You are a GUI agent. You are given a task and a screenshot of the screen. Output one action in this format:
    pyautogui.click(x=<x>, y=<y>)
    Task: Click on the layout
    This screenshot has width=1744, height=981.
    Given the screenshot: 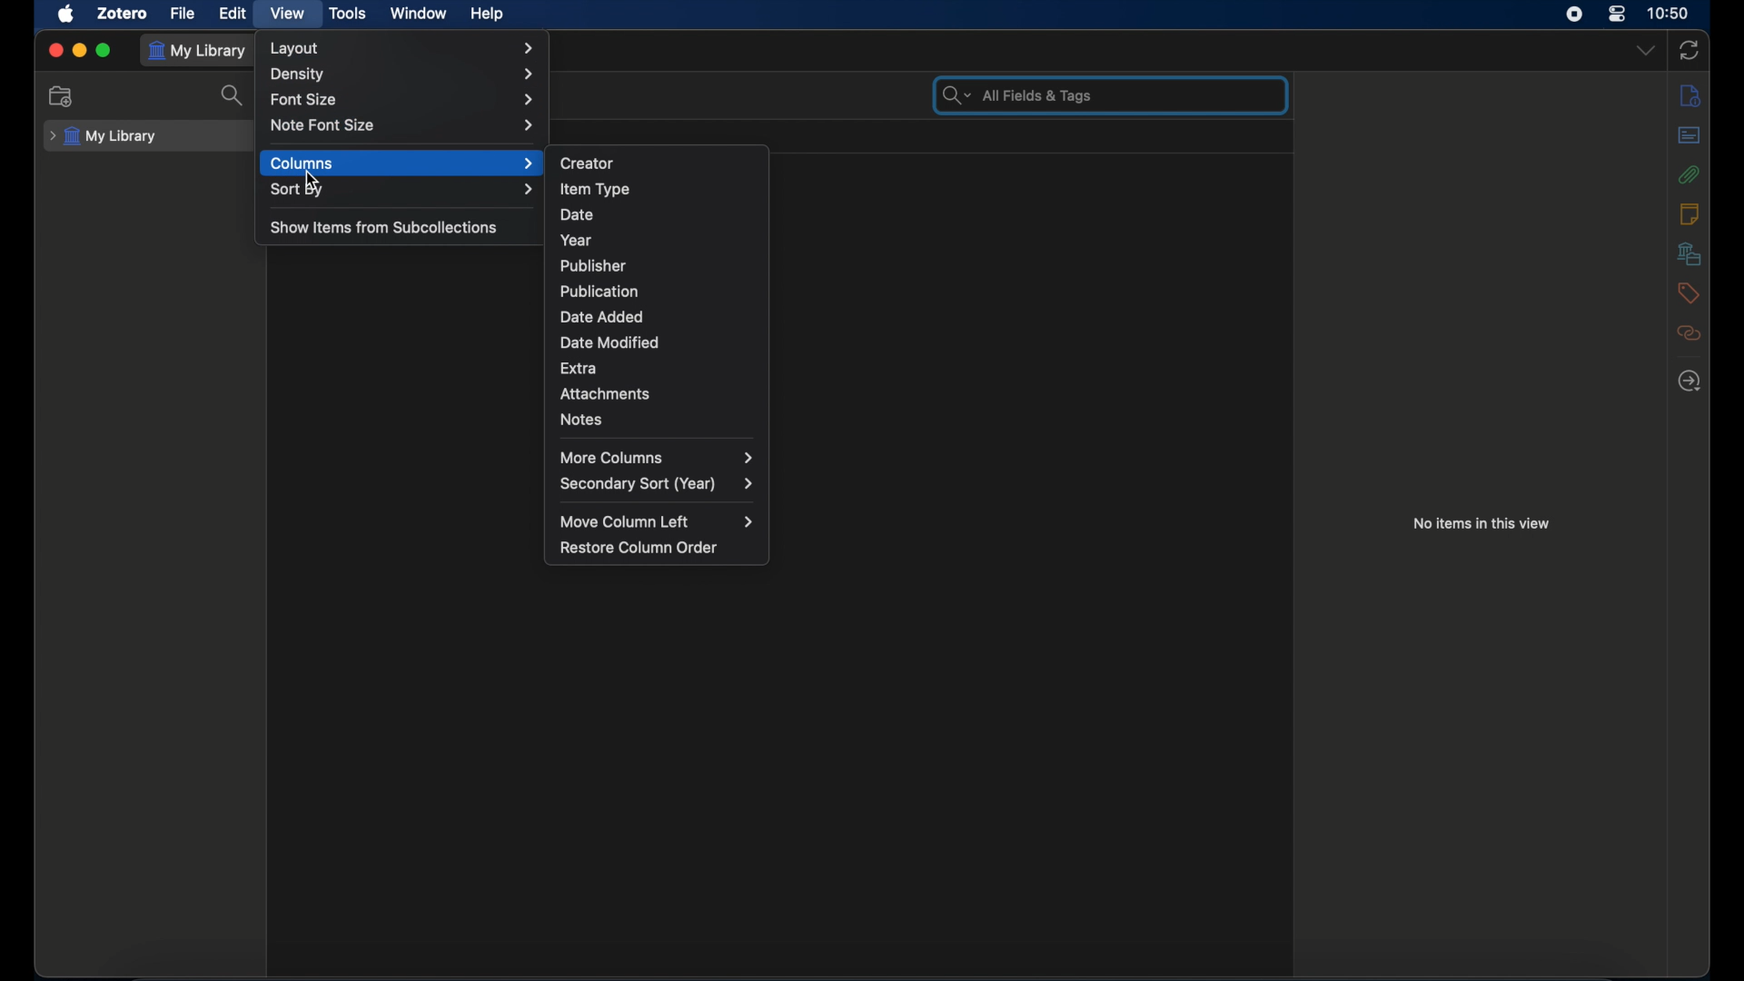 What is the action you would take?
    pyautogui.click(x=402, y=48)
    